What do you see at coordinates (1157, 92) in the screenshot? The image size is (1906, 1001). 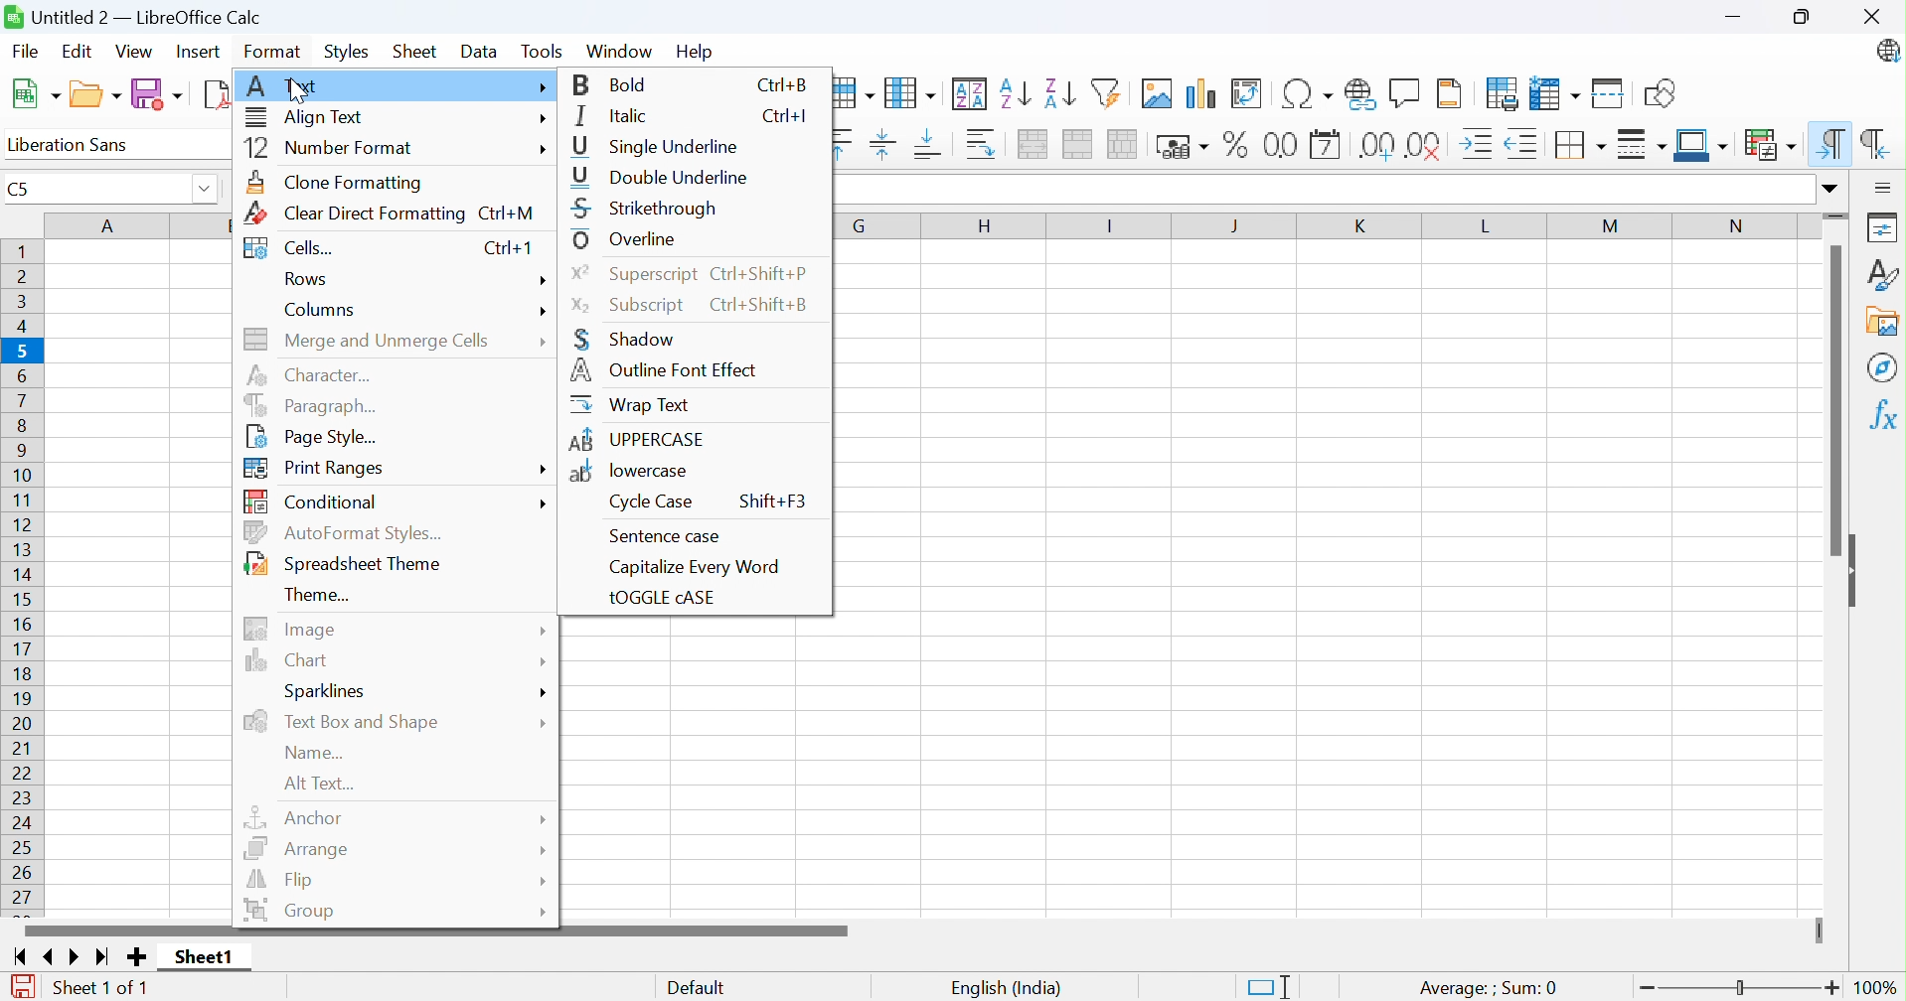 I see `Insert image` at bounding box center [1157, 92].